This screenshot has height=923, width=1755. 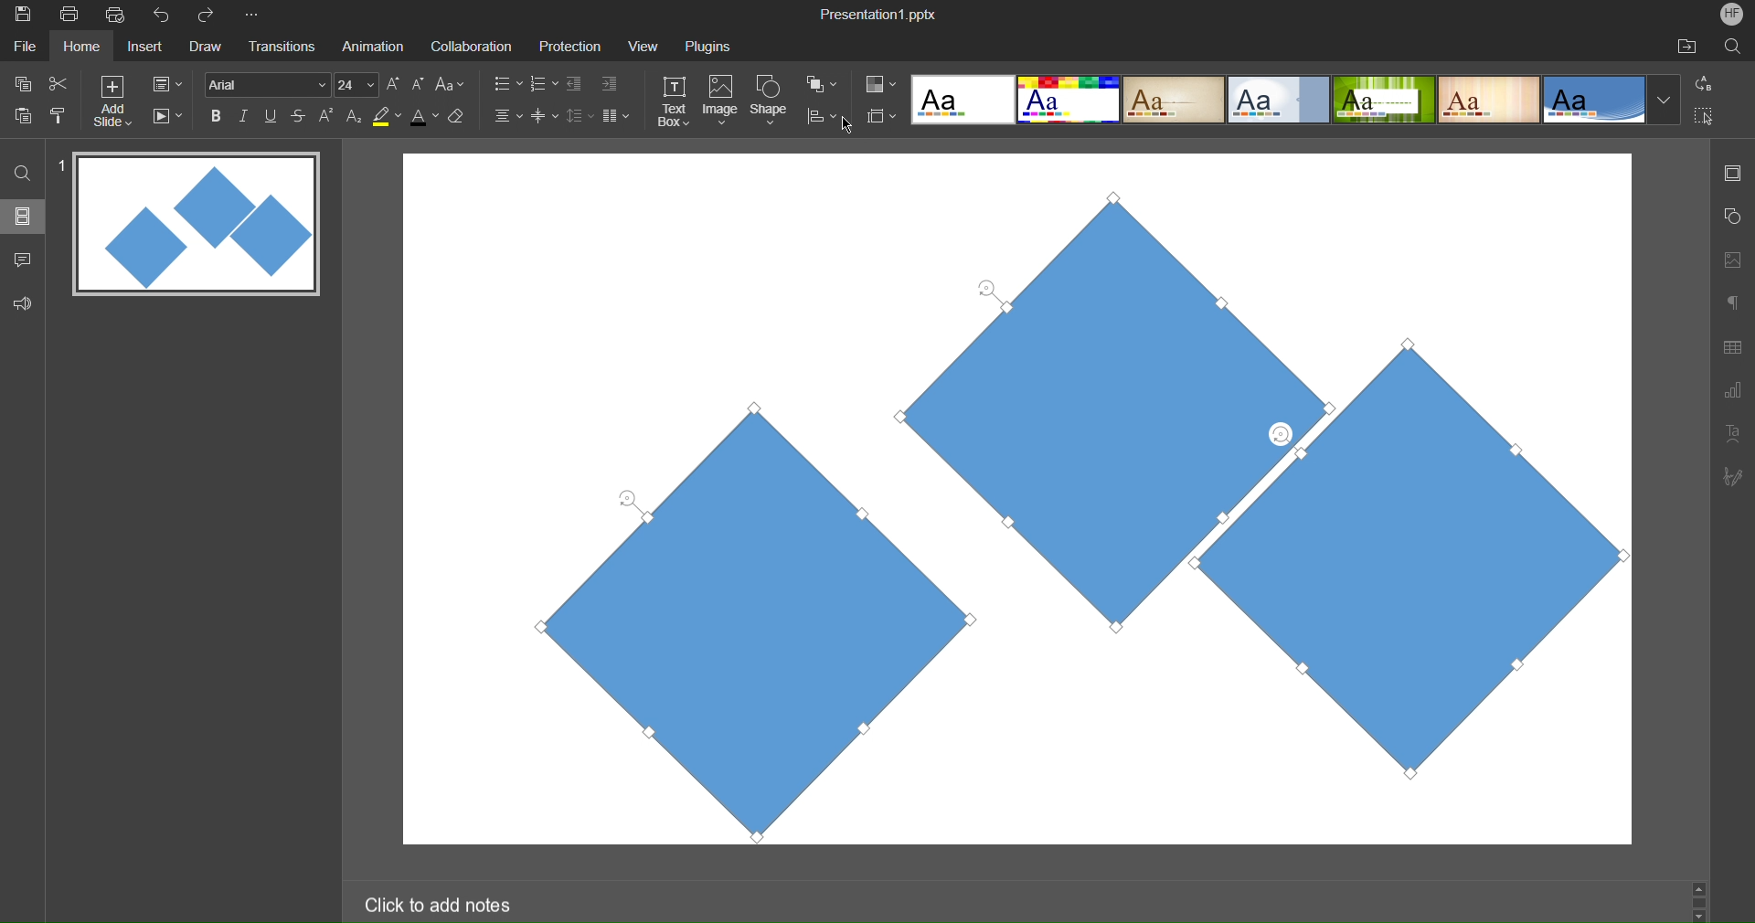 I want to click on Arrange, so click(x=823, y=84).